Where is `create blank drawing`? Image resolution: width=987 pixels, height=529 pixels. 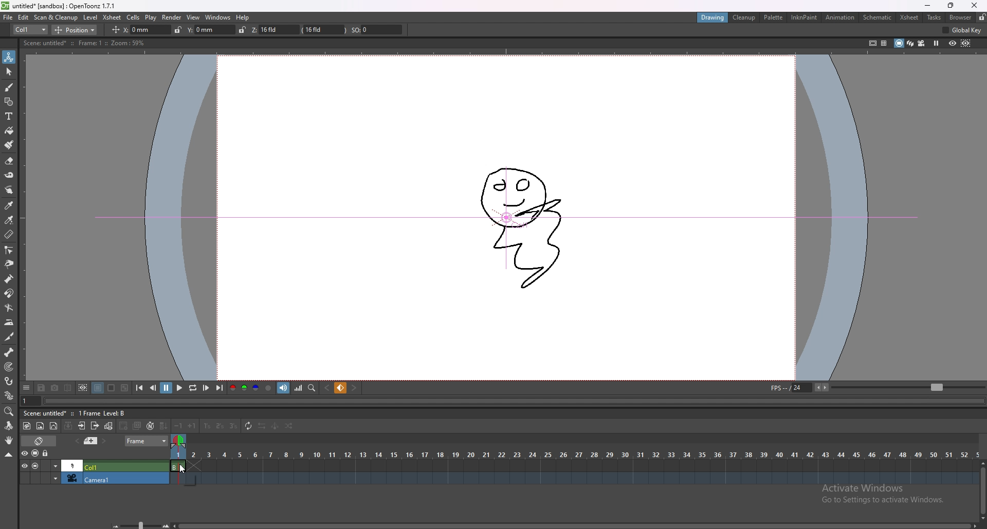 create blank drawing is located at coordinates (124, 425).